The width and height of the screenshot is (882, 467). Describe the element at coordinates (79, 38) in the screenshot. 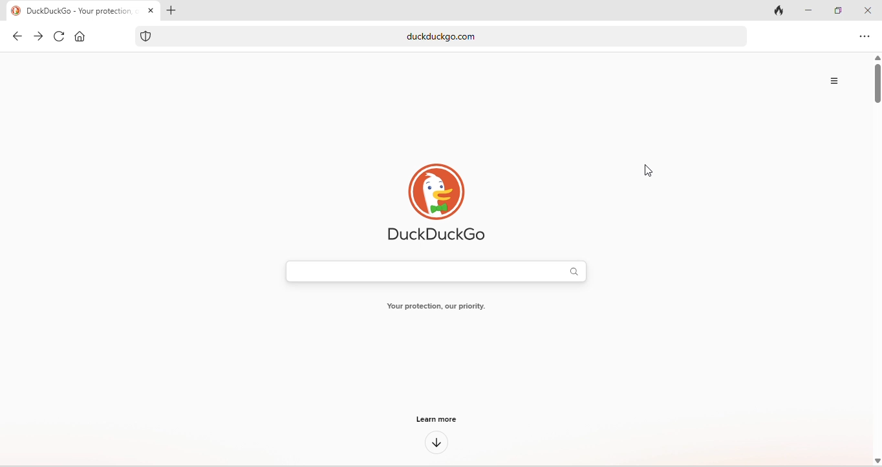

I see `home` at that location.